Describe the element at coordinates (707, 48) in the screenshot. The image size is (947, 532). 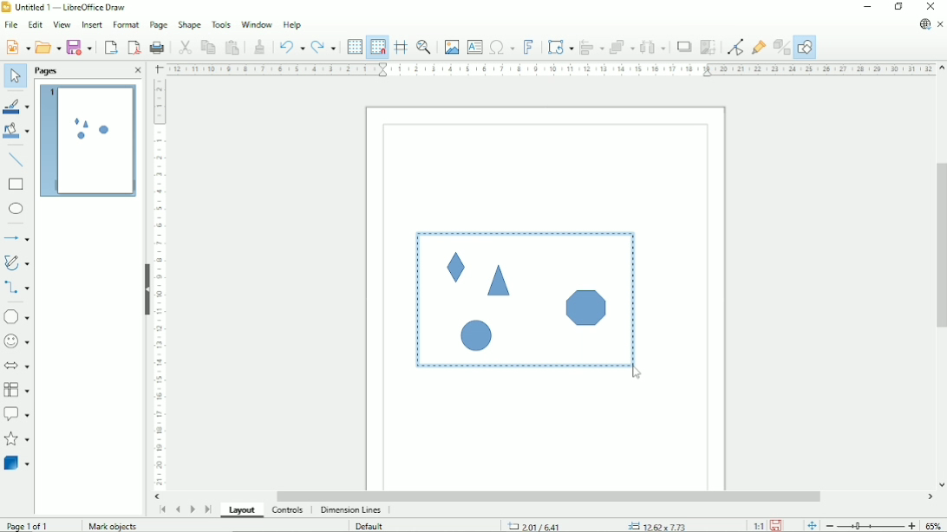
I see `Crop image` at that location.